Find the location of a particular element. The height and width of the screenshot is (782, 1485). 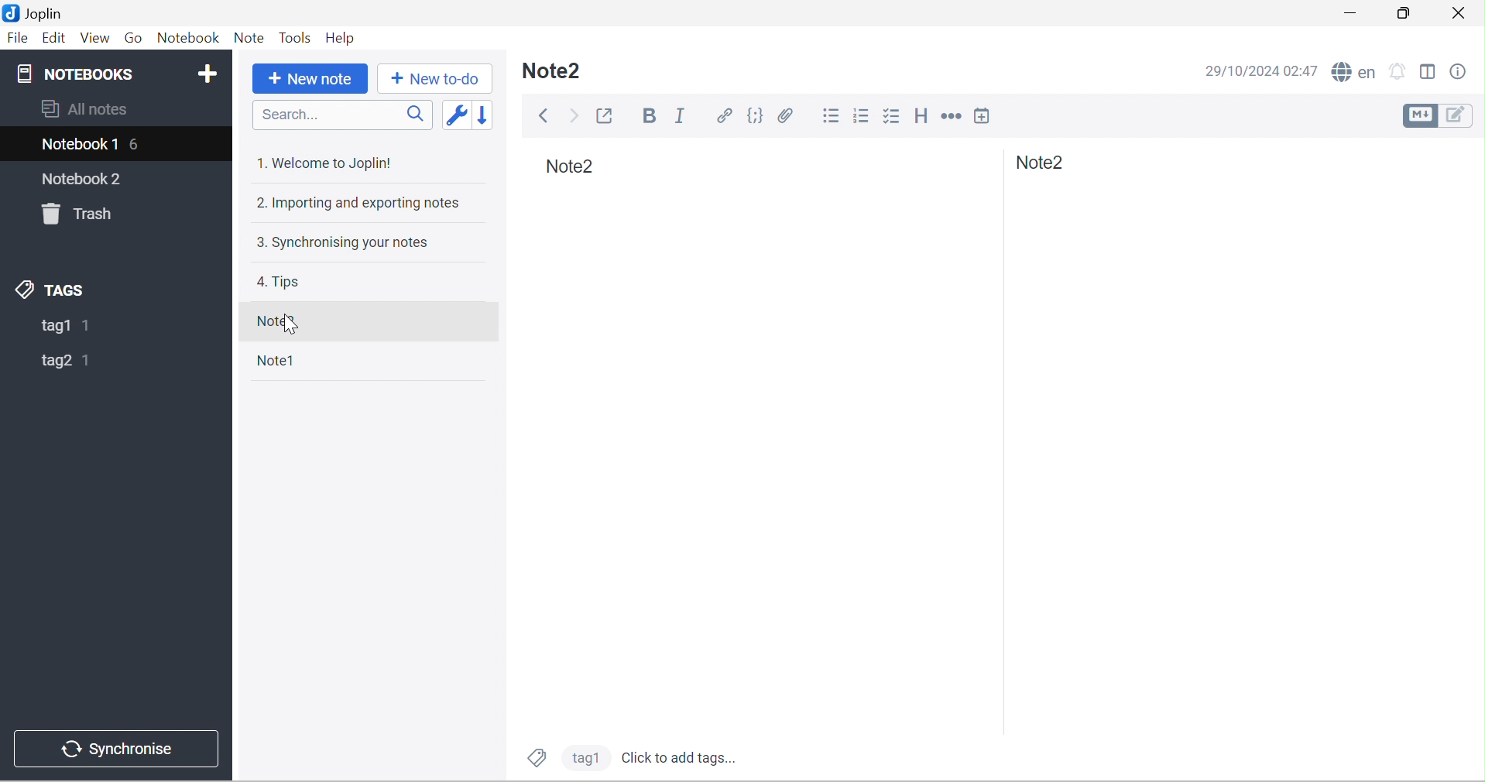

tag2 is located at coordinates (588, 760).